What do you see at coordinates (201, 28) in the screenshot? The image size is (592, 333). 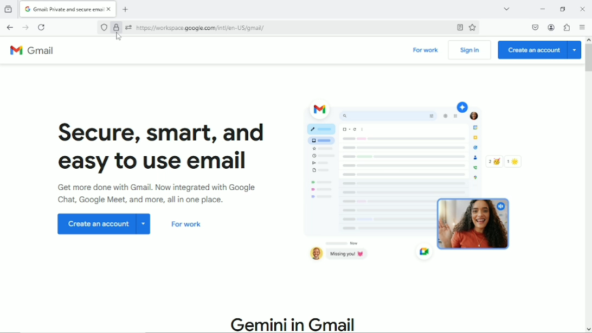 I see `current webpage cite: https:// workspace google.com/inti/en-US/gmail/` at bounding box center [201, 28].